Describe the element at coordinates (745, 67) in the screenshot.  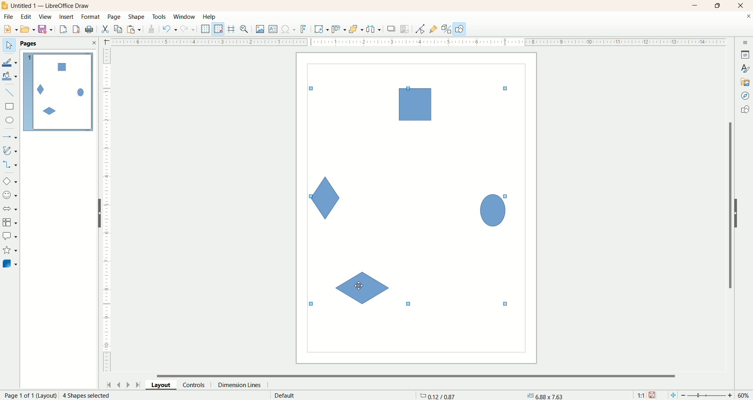
I see `styles` at that location.